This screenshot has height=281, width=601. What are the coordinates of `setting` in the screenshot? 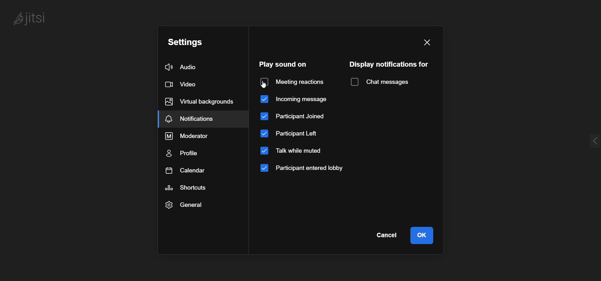 It's located at (185, 42).